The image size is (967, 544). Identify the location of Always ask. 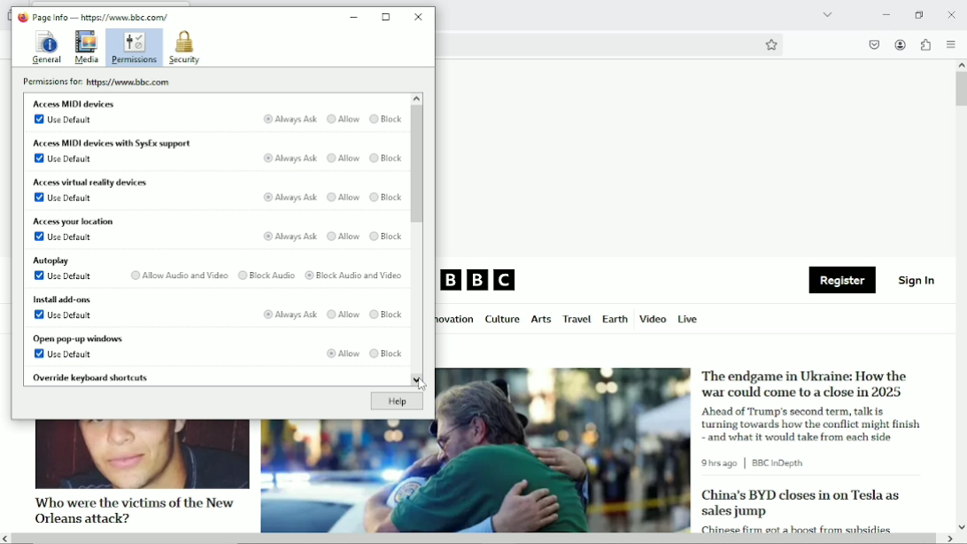
(290, 315).